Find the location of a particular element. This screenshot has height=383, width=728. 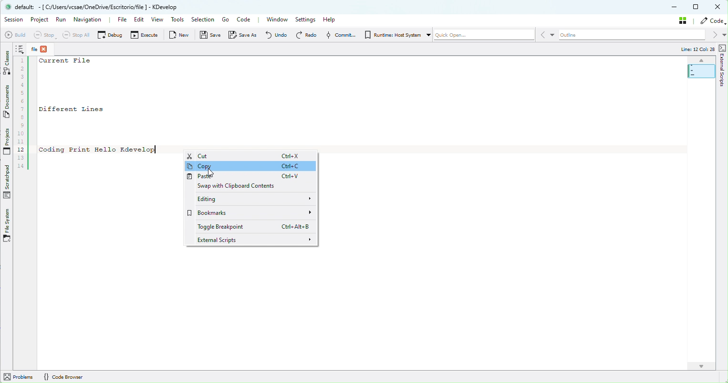

Line: 12 Col:24 is located at coordinates (697, 49).